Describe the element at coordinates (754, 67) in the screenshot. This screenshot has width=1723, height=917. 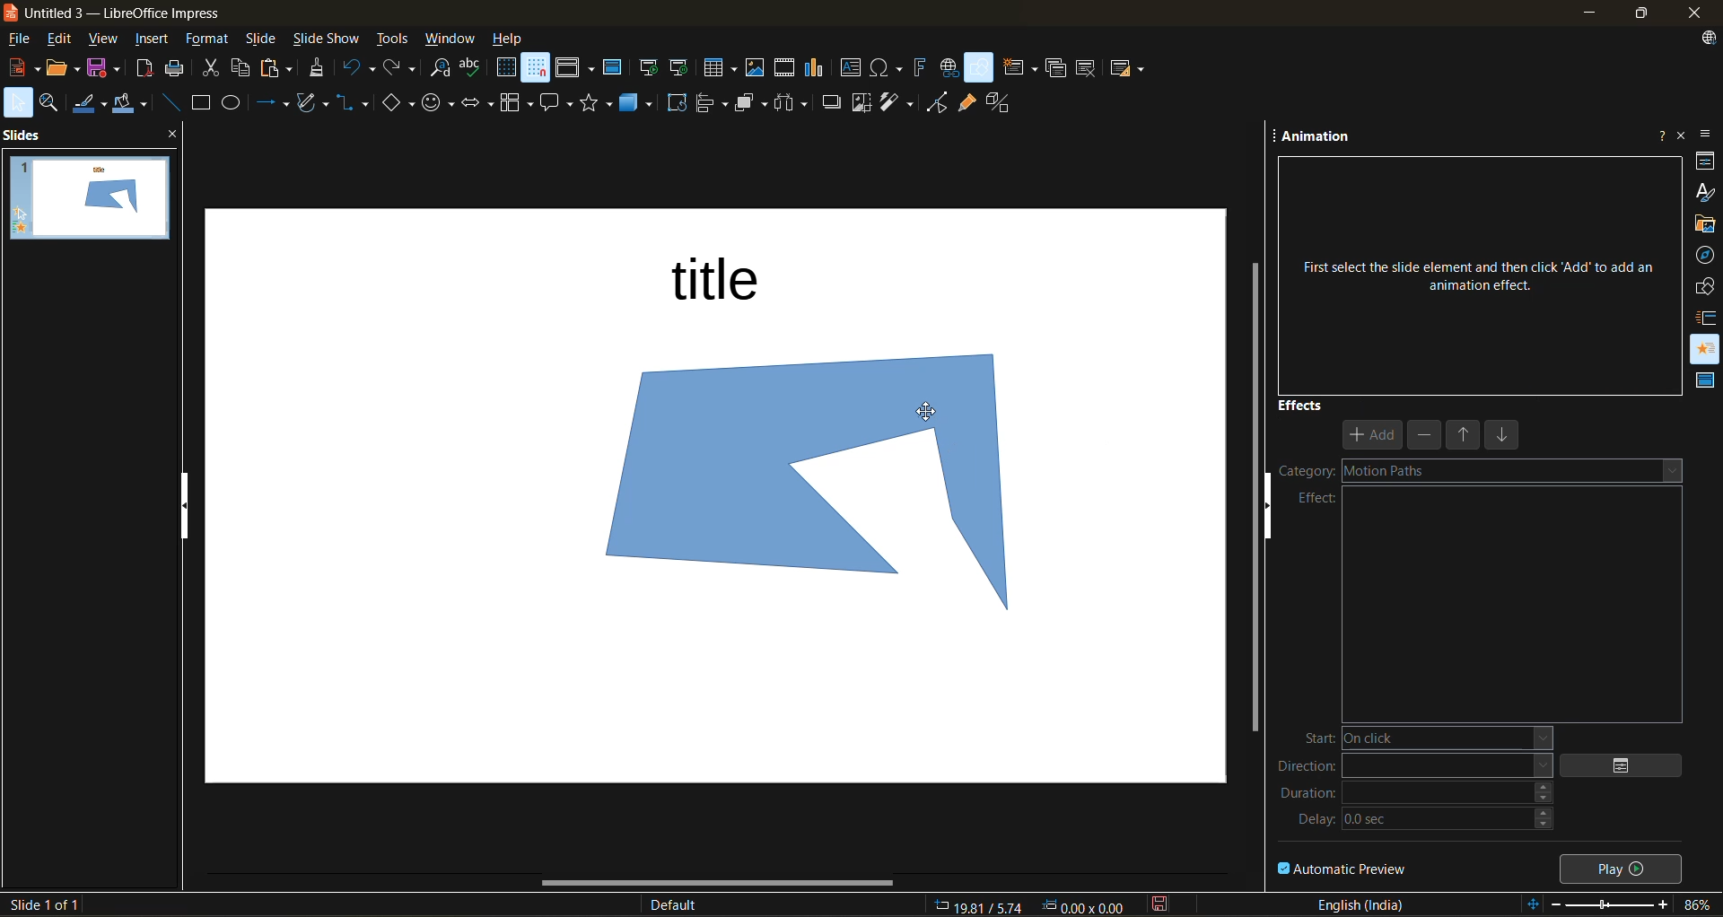
I see `insert image` at that location.